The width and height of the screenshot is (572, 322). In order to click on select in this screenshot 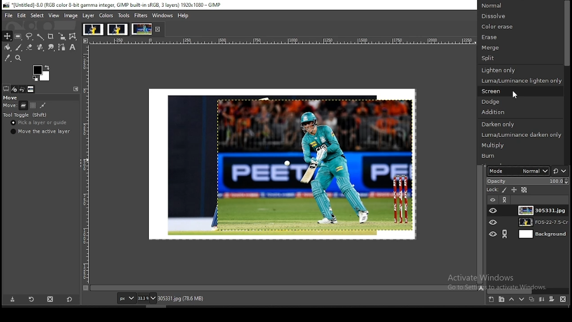, I will do `click(38, 16)`.